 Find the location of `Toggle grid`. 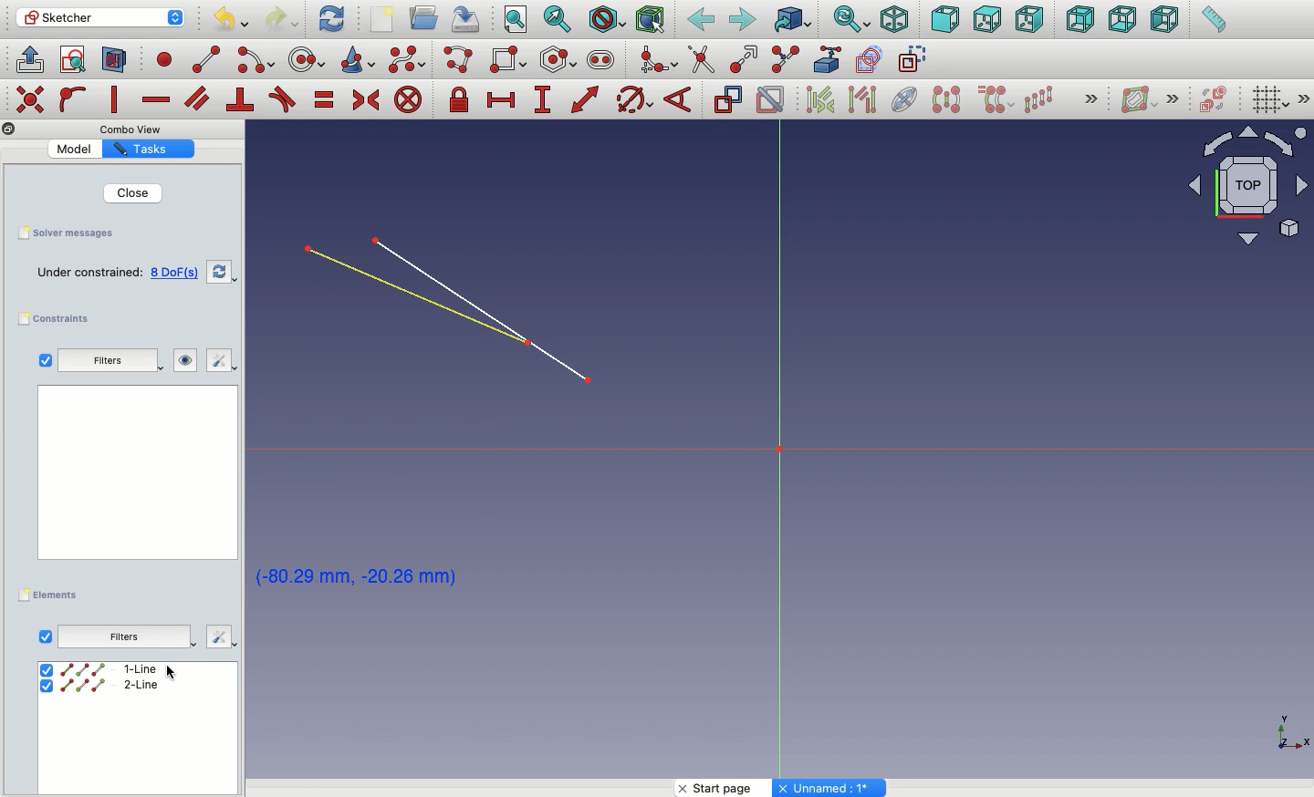

Toggle grid is located at coordinates (1271, 101).